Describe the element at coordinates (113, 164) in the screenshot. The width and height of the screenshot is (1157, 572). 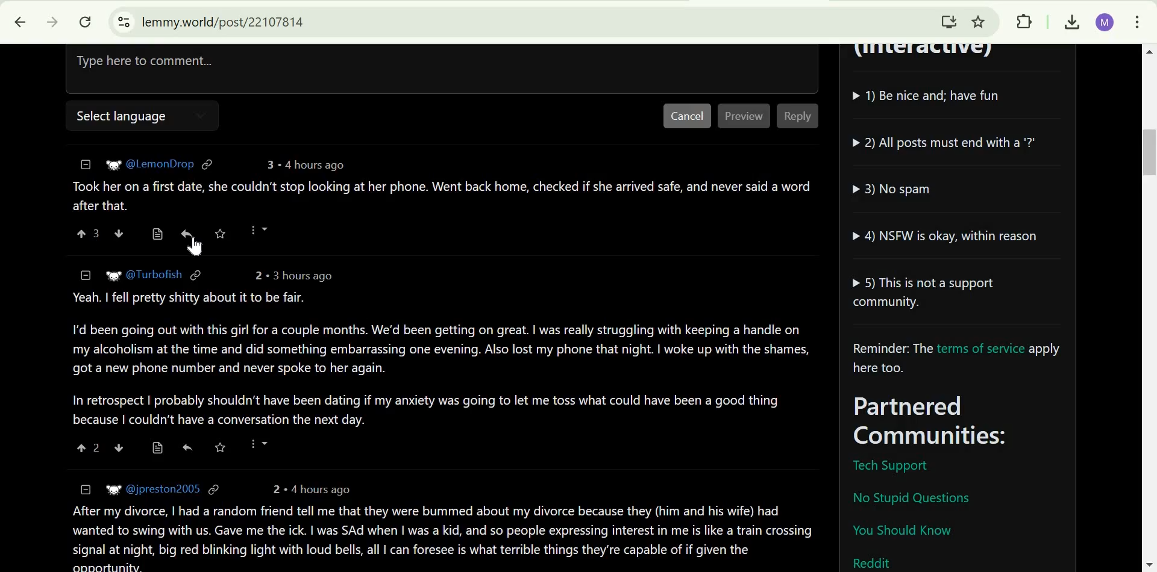
I see `picture` at that location.